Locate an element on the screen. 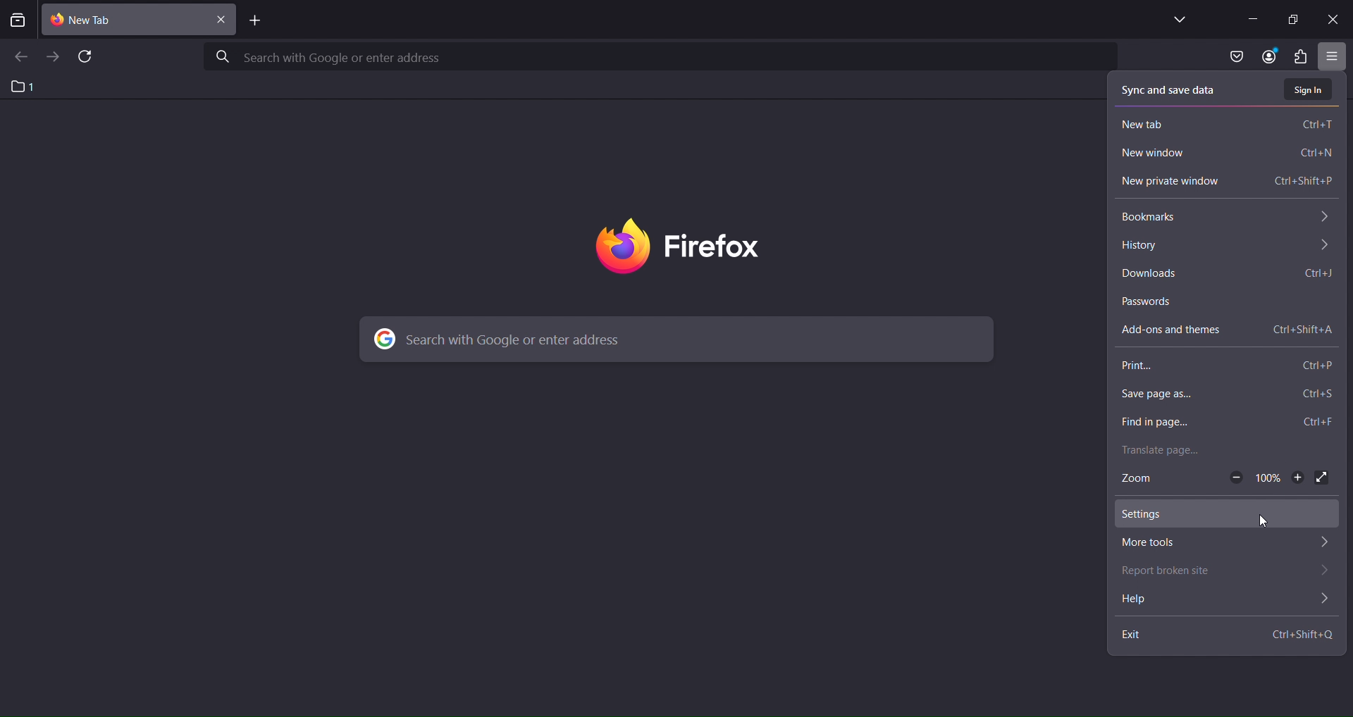 The image size is (1353, 717). cursor is located at coordinates (1268, 523).